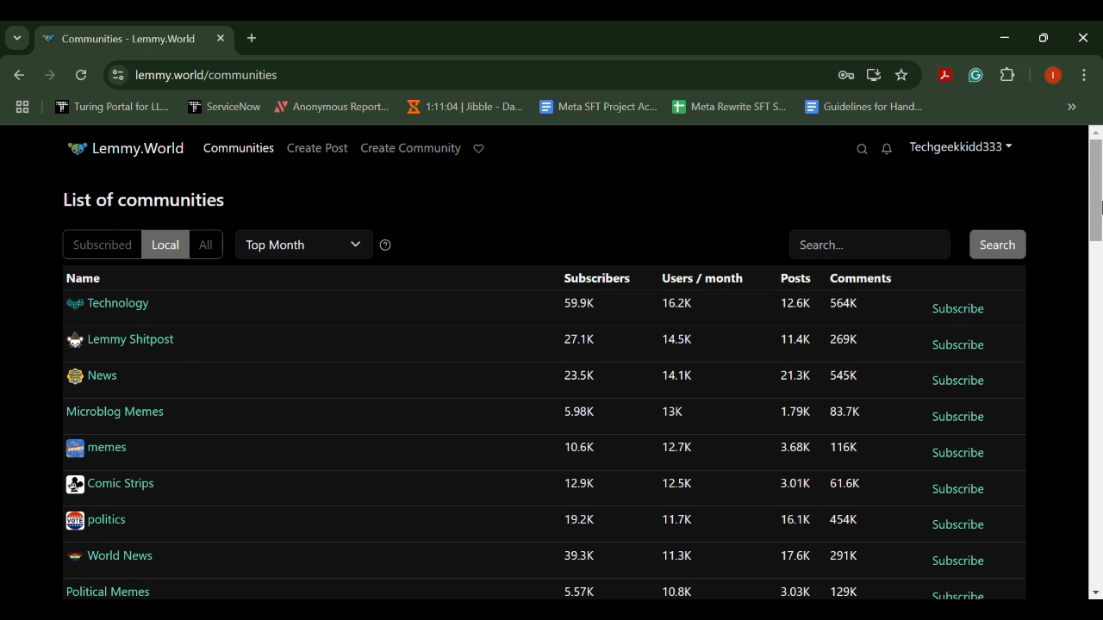  Describe the element at coordinates (165, 244) in the screenshot. I see `Local Filter Selected` at that location.